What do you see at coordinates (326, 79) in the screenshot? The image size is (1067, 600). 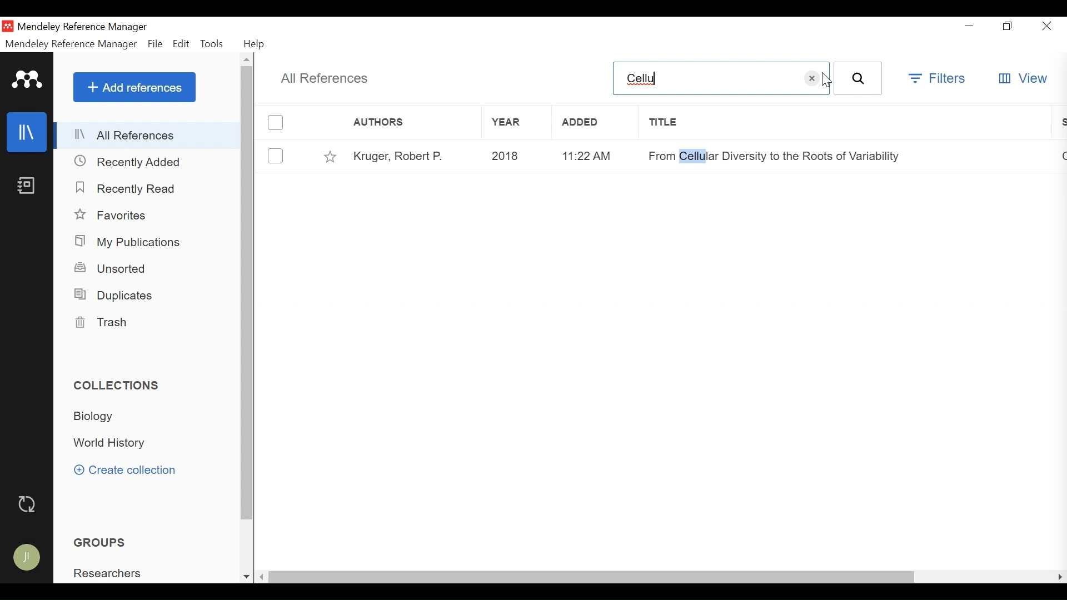 I see `All References` at bounding box center [326, 79].